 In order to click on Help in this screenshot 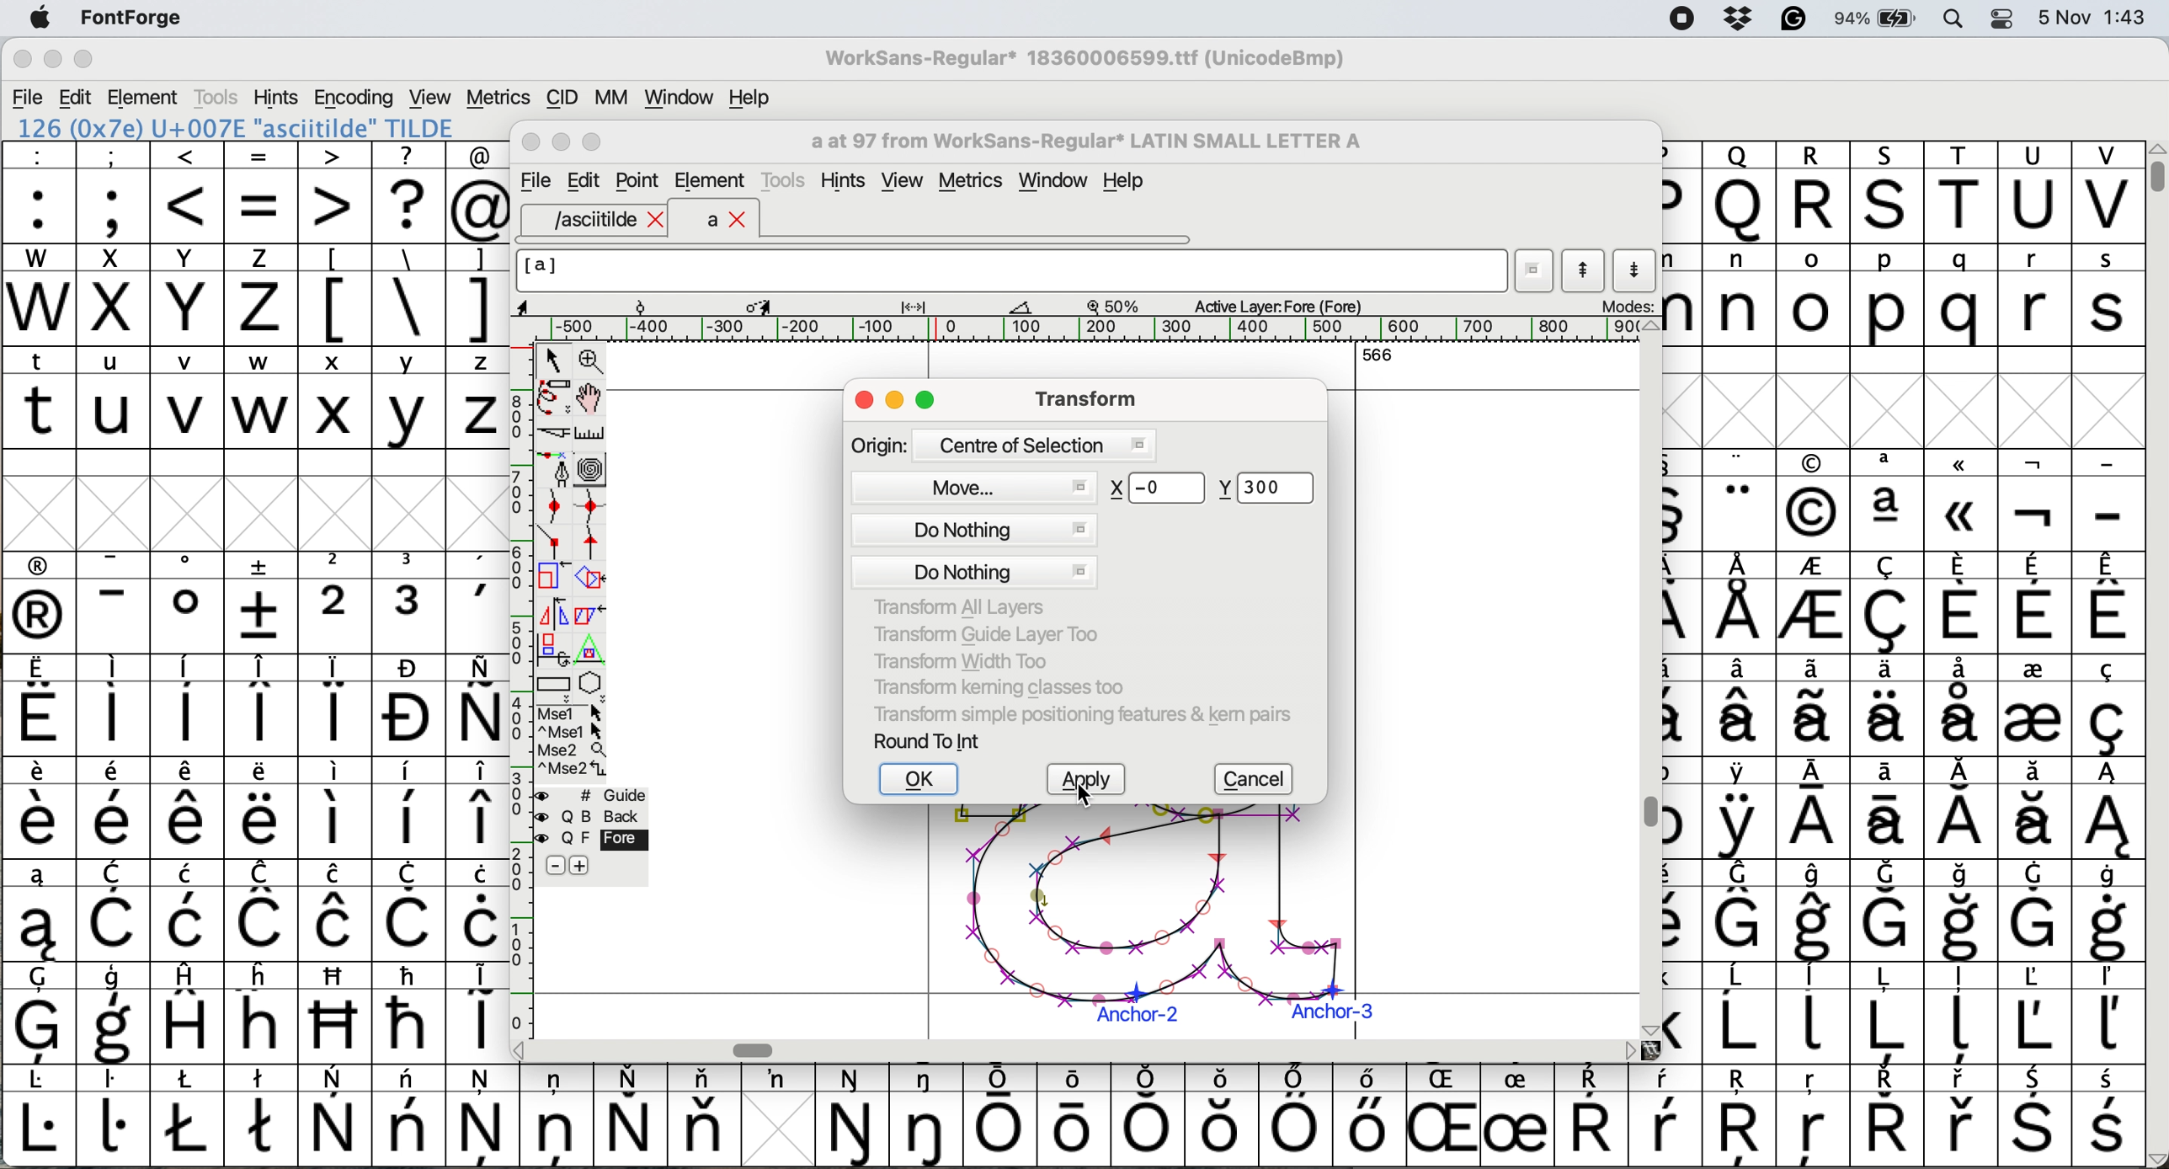, I will do `click(1123, 183)`.